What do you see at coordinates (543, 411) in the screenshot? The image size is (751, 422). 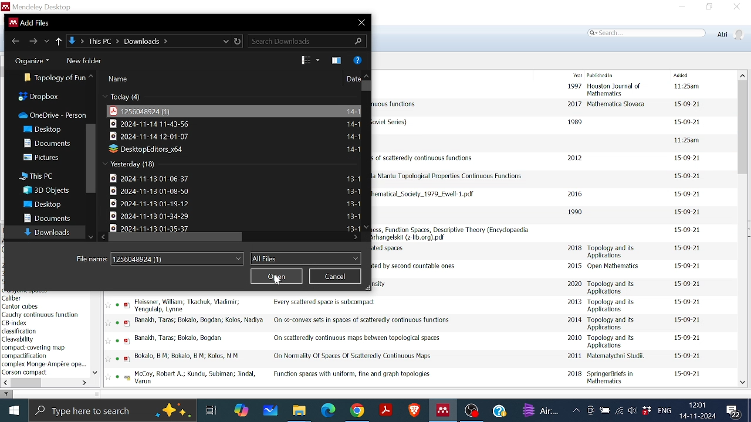 I see `weather` at bounding box center [543, 411].